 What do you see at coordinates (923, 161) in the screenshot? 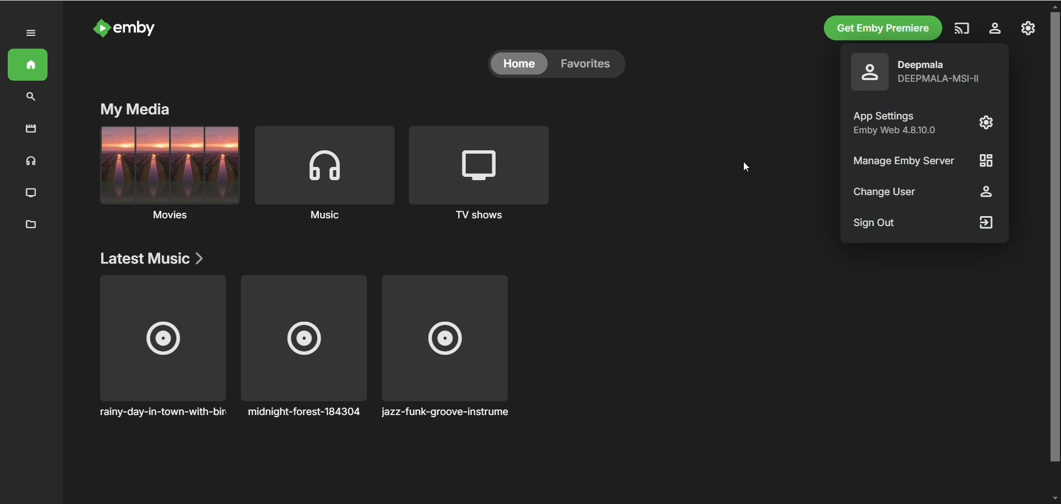
I see `Manage Emby Server ` at bounding box center [923, 161].